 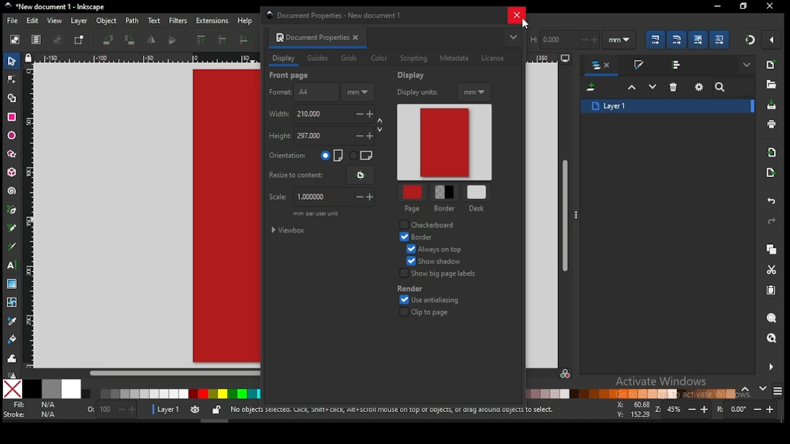 What do you see at coordinates (338, 15) in the screenshot?
I see `document properties window` at bounding box center [338, 15].